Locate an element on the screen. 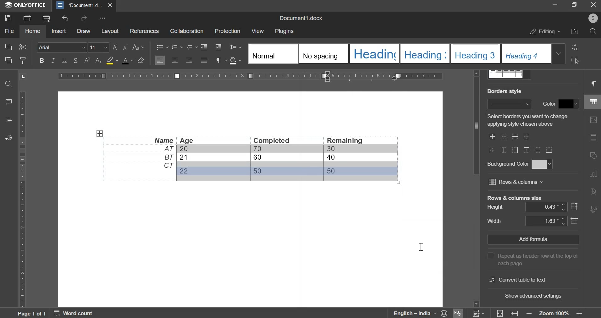 The height and width of the screenshot is (318, 601). vertical slider is located at coordinates (476, 188).